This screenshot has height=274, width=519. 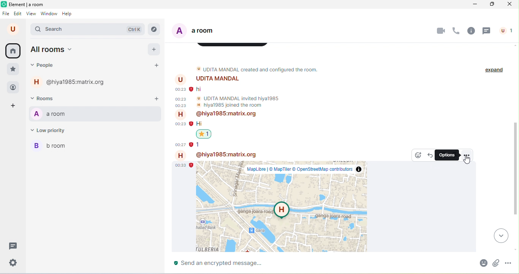 What do you see at coordinates (473, 4) in the screenshot?
I see `minimize` at bounding box center [473, 4].